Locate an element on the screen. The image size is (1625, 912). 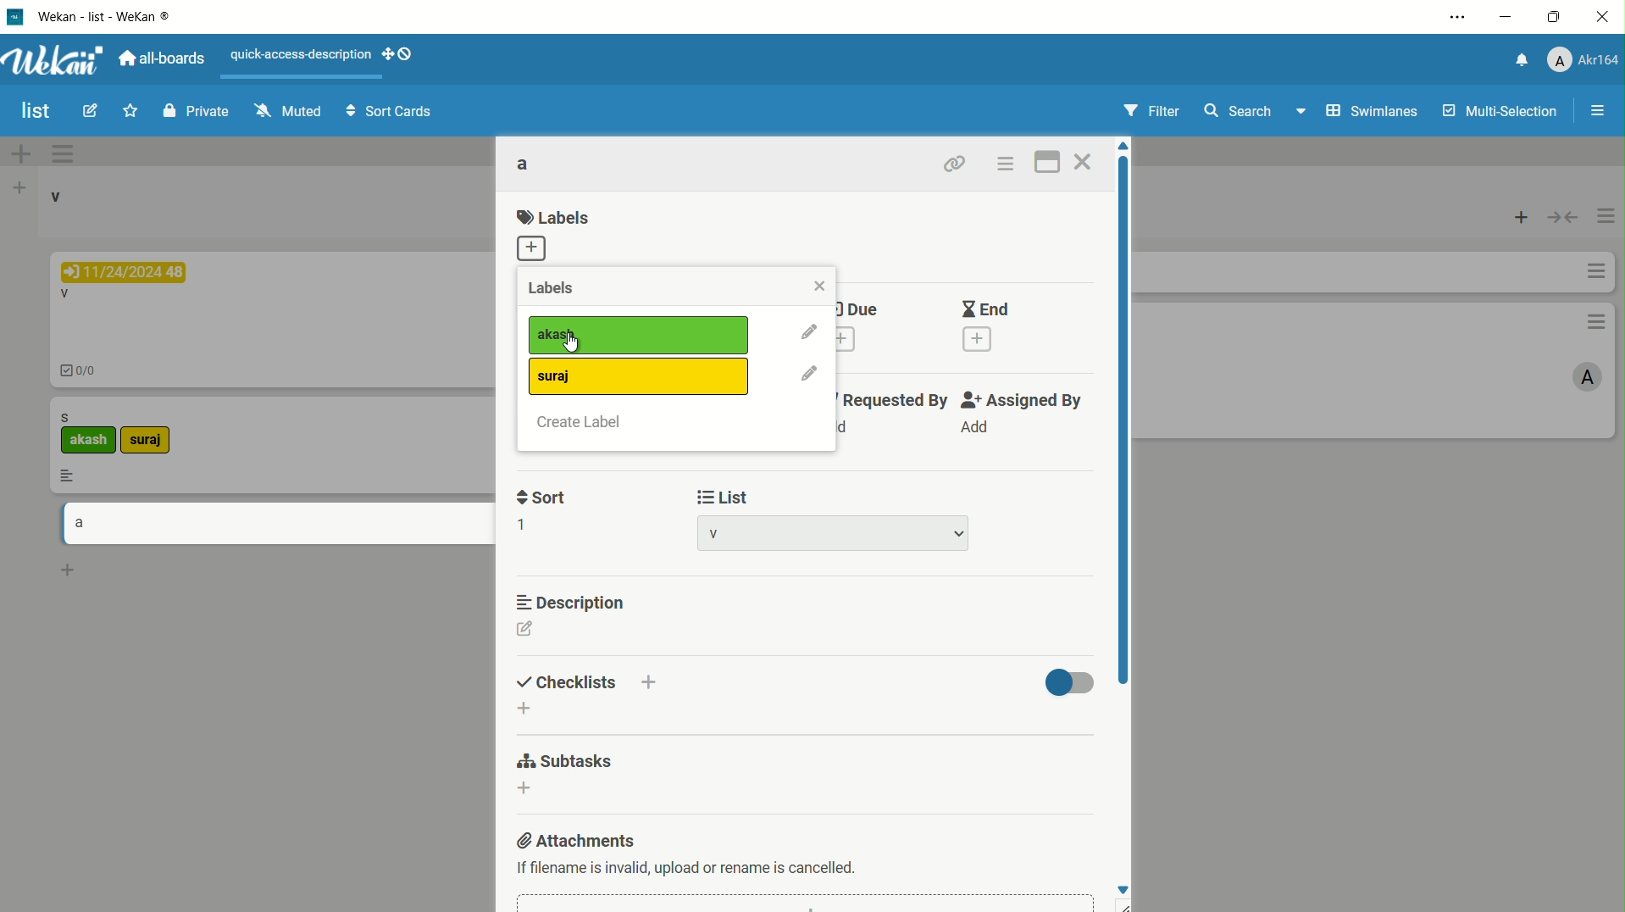
options is located at coordinates (61, 154).